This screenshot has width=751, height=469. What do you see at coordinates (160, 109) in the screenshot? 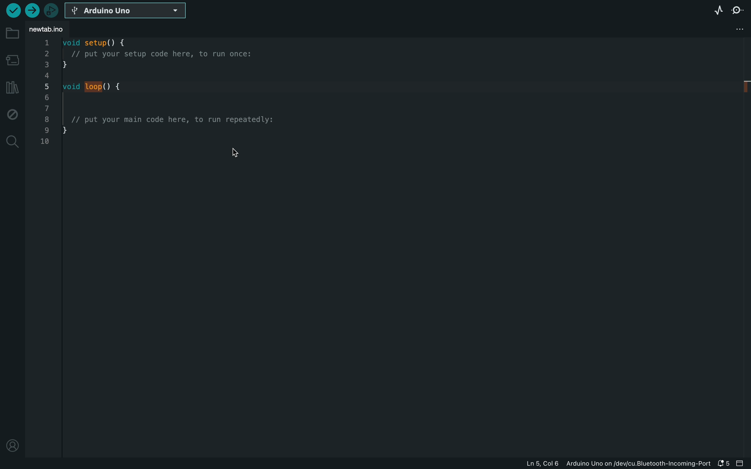
I see `code` at bounding box center [160, 109].